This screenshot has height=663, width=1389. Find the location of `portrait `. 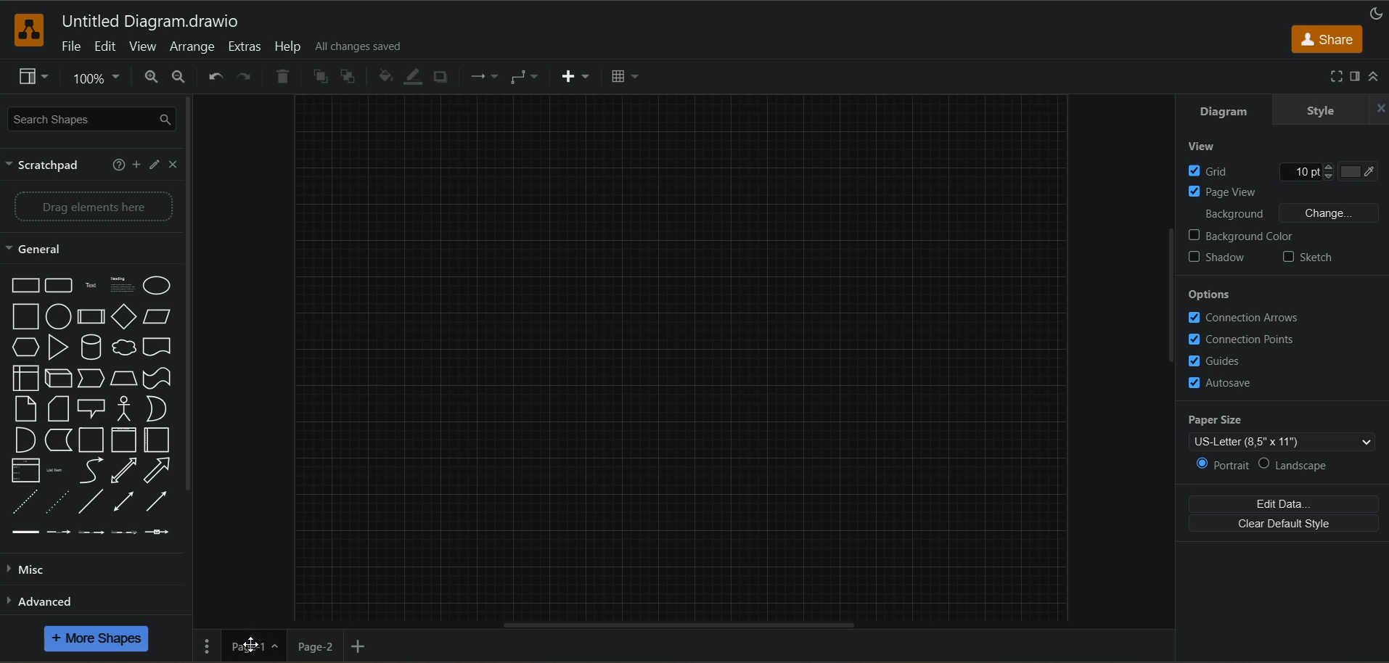

portrait  is located at coordinates (1224, 465).